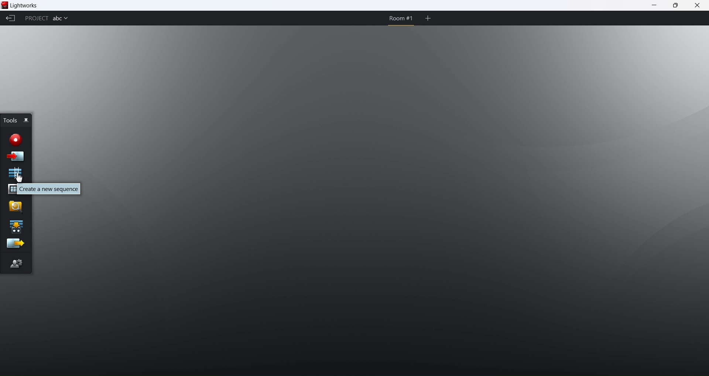  I want to click on editor preferences, so click(17, 264).